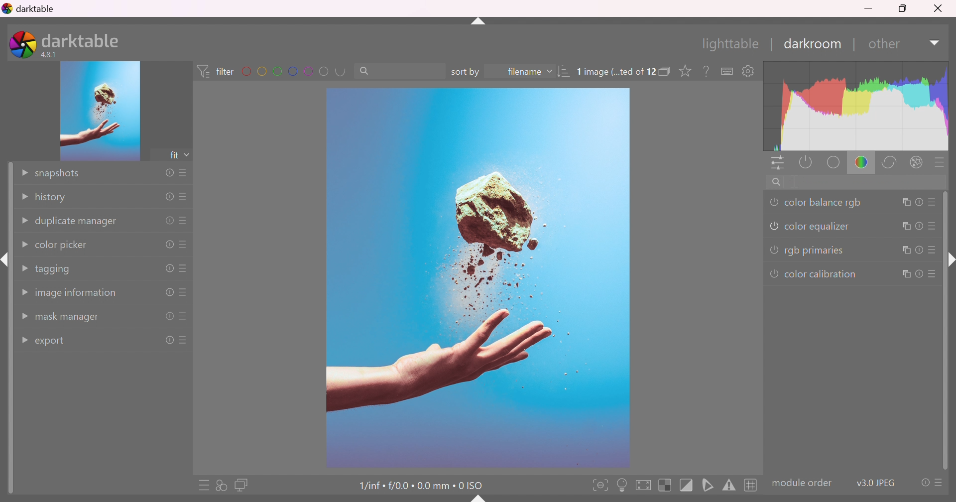 This screenshot has height=502, width=956. Describe the element at coordinates (770, 45) in the screenshot. I see `|` at that location.